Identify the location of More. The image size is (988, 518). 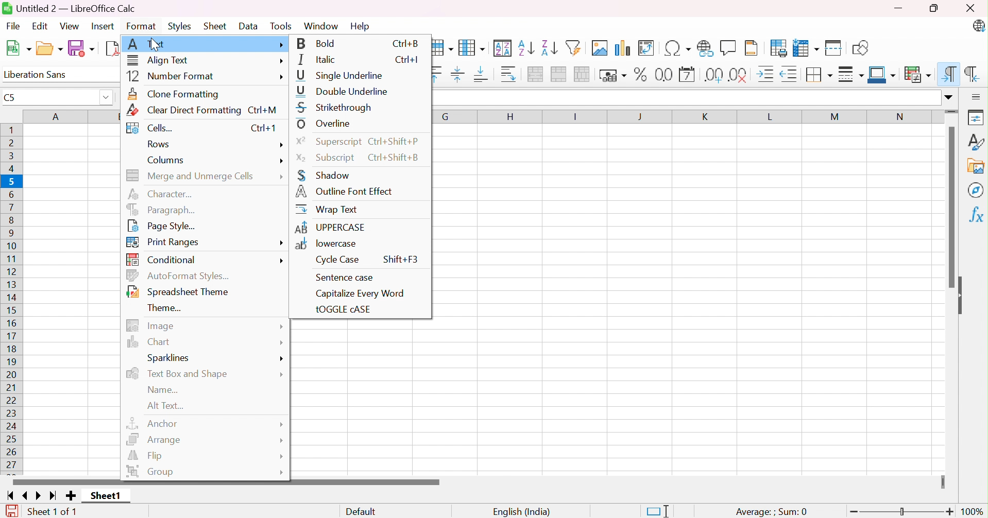
(282, 180).